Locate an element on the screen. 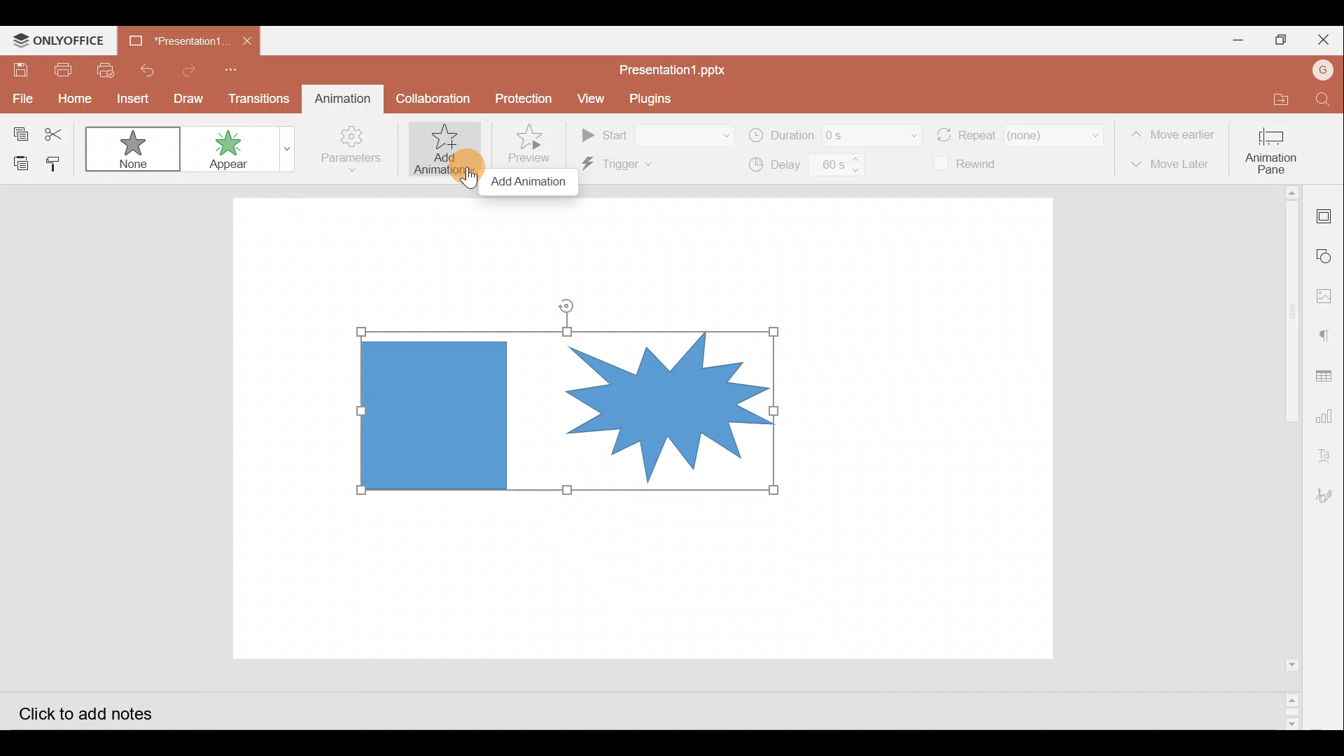 This screenshot has height=756, width=1344. Preview is located at coordinates (533, 145).